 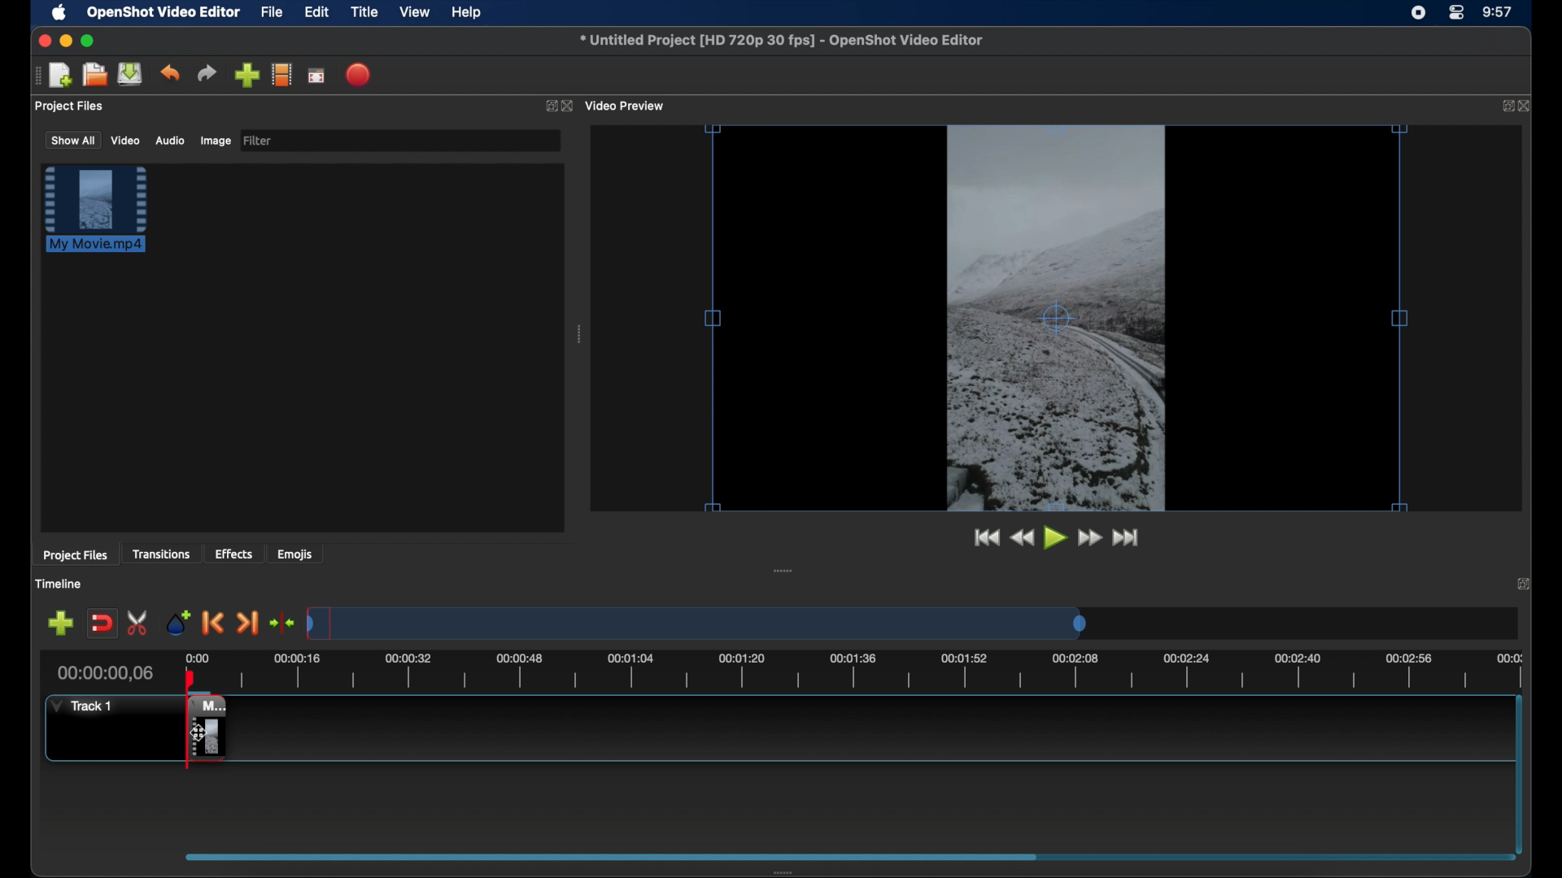 I want to click on open files, so click(x=95, y=76).